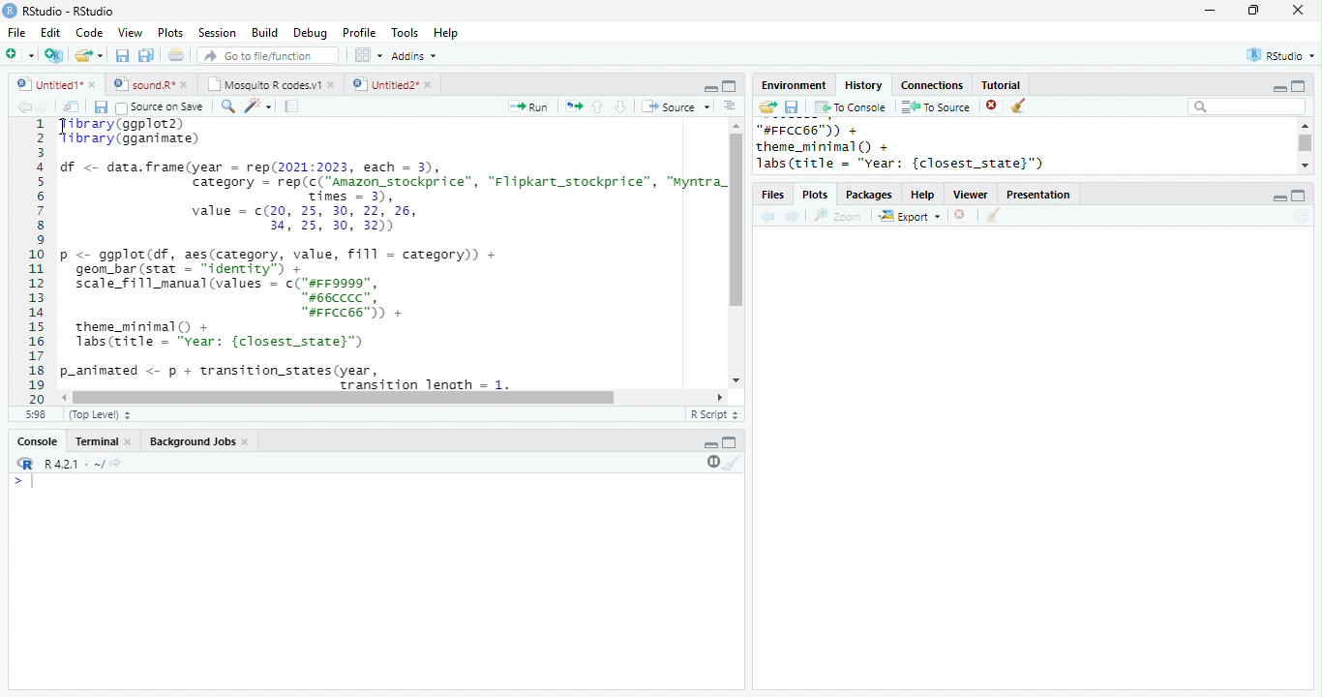  Describe the element at coordinates (95, 86) in the screenshot. I see `close` at that location.